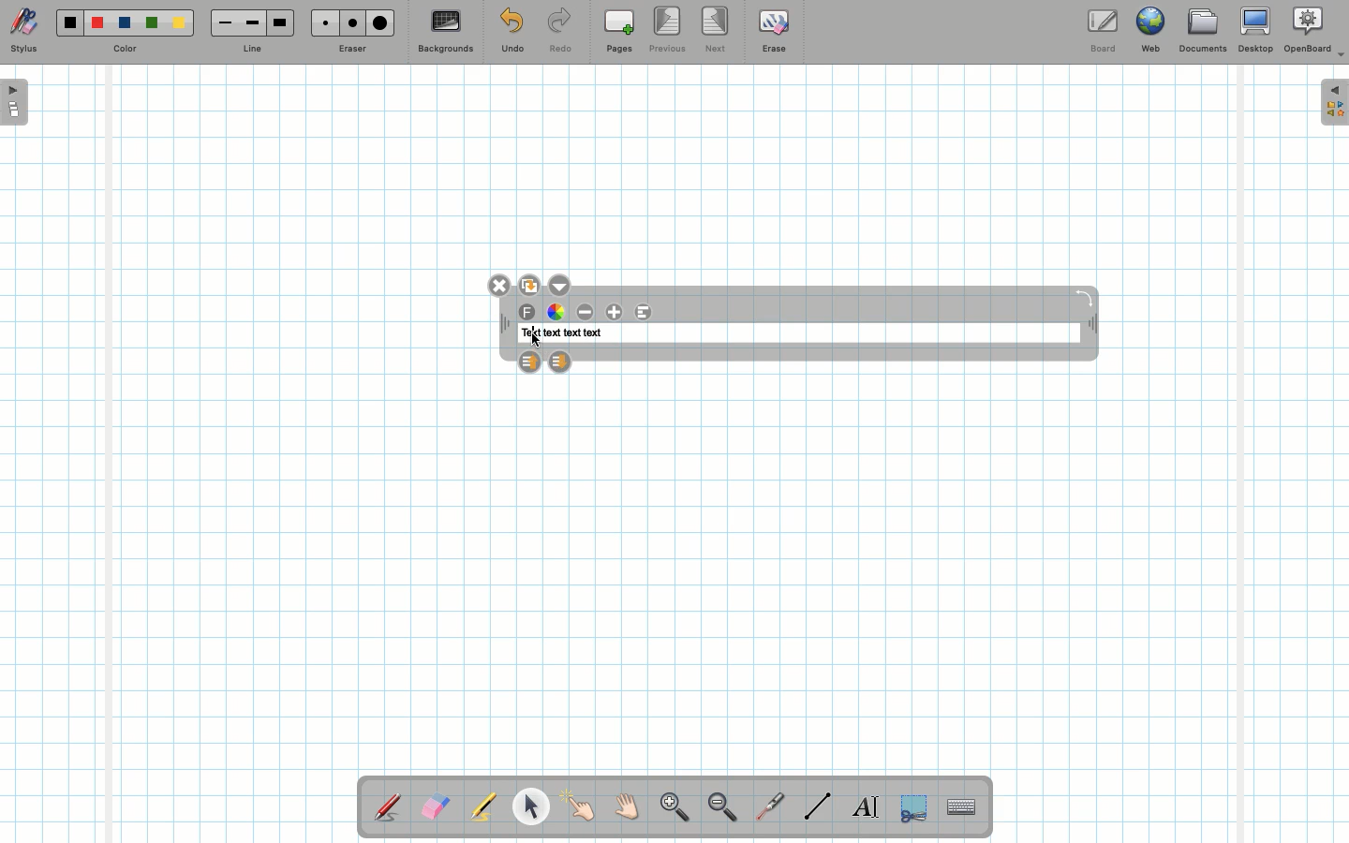  I want to click on text, so click(593, 333).